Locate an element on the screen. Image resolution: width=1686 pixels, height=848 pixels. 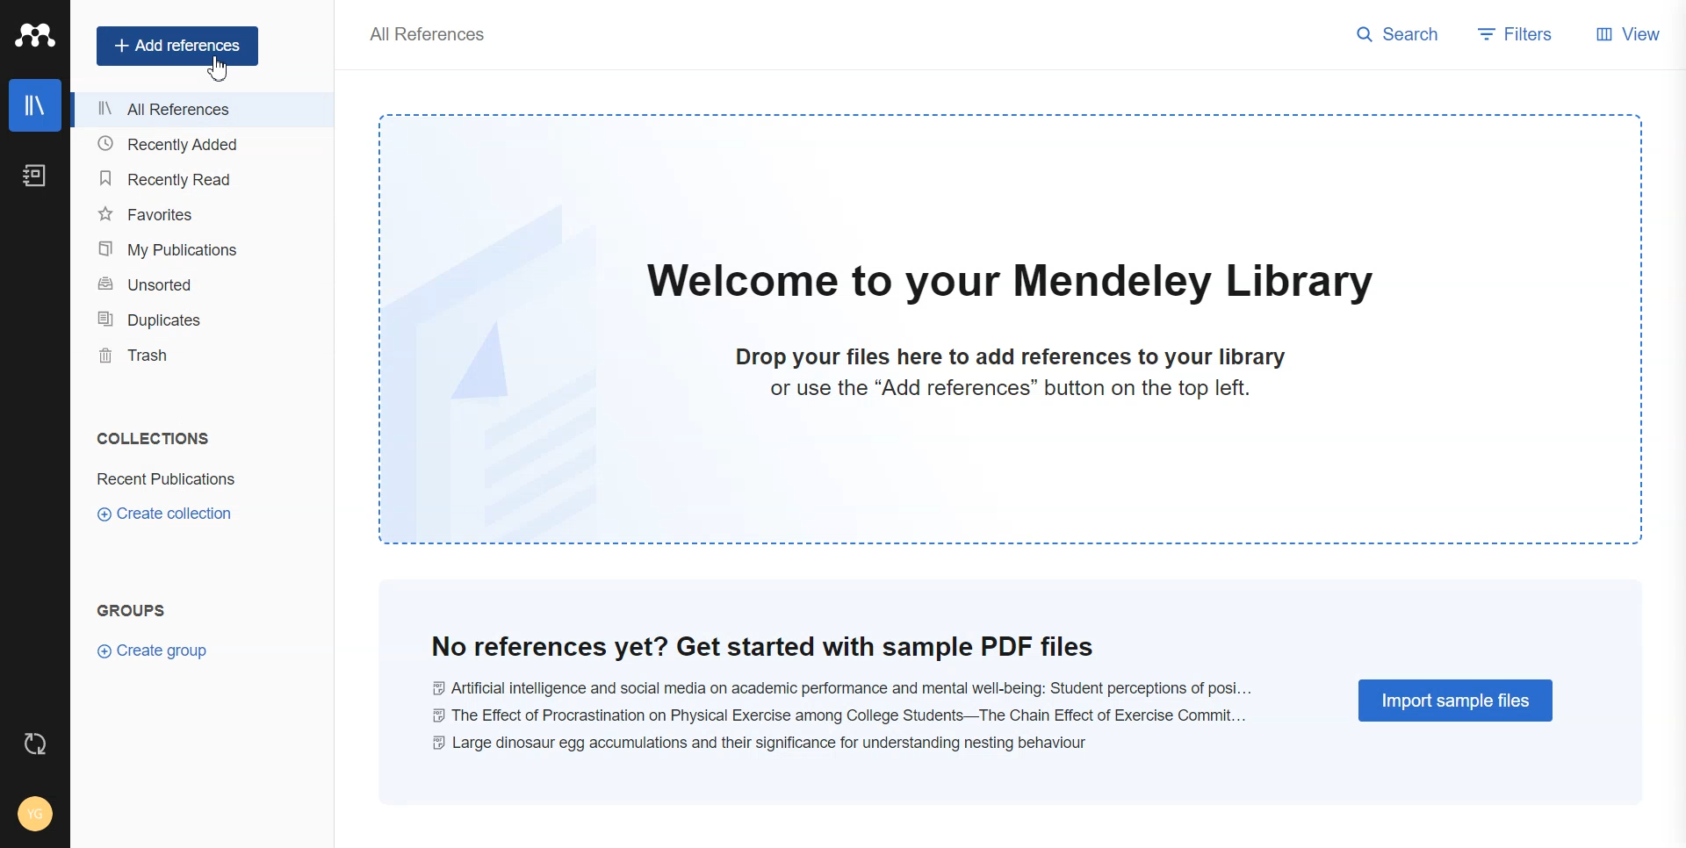
Create Collection is located at coordinates (162, 514).